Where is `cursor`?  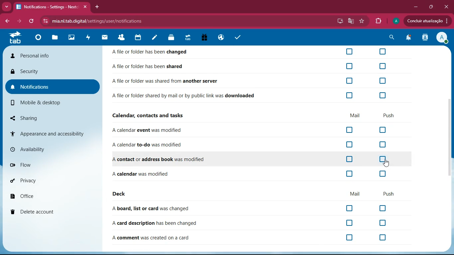
cursor is located at coordinates (387, 163).